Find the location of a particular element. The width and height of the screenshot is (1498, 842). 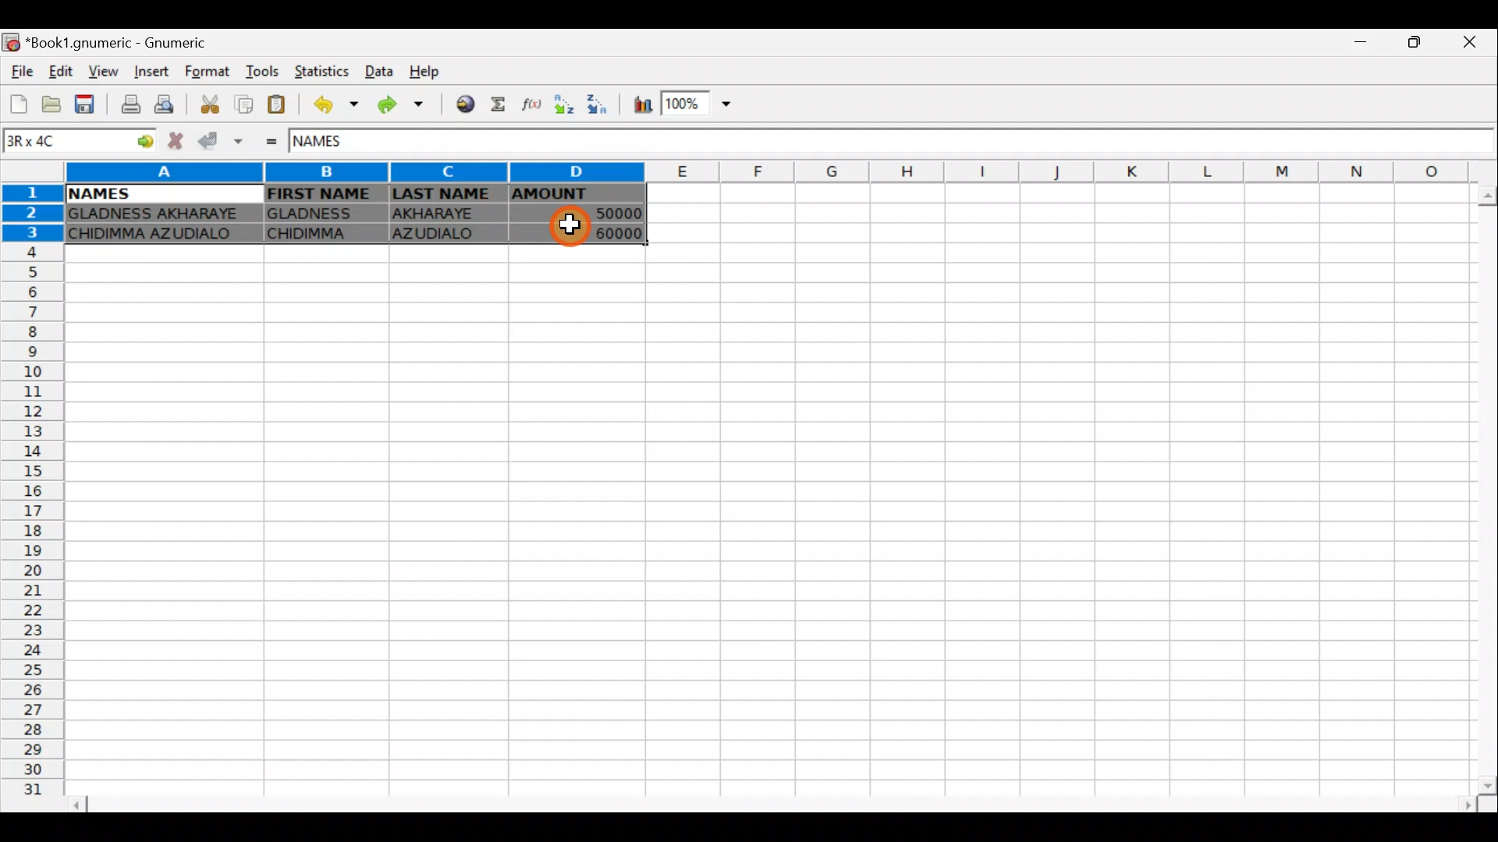

Cut selection is located at coordinates (214, 107).